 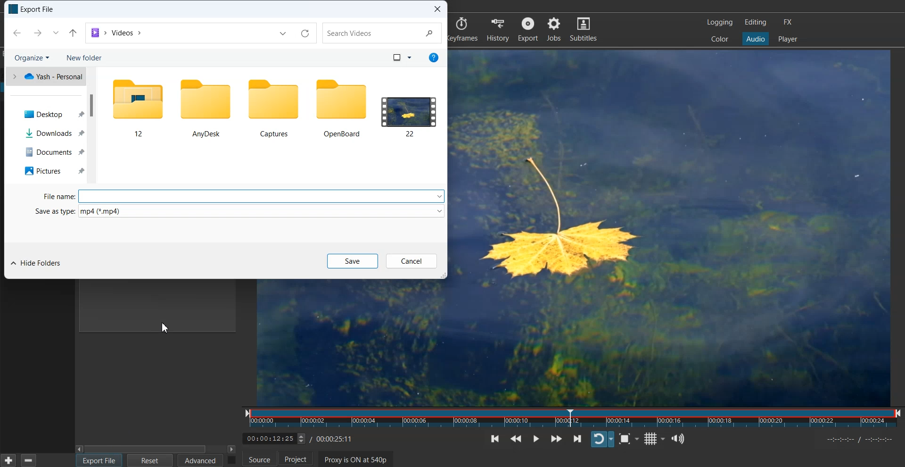 I want to click on Skip to the next point, so click(x=576, y=438).